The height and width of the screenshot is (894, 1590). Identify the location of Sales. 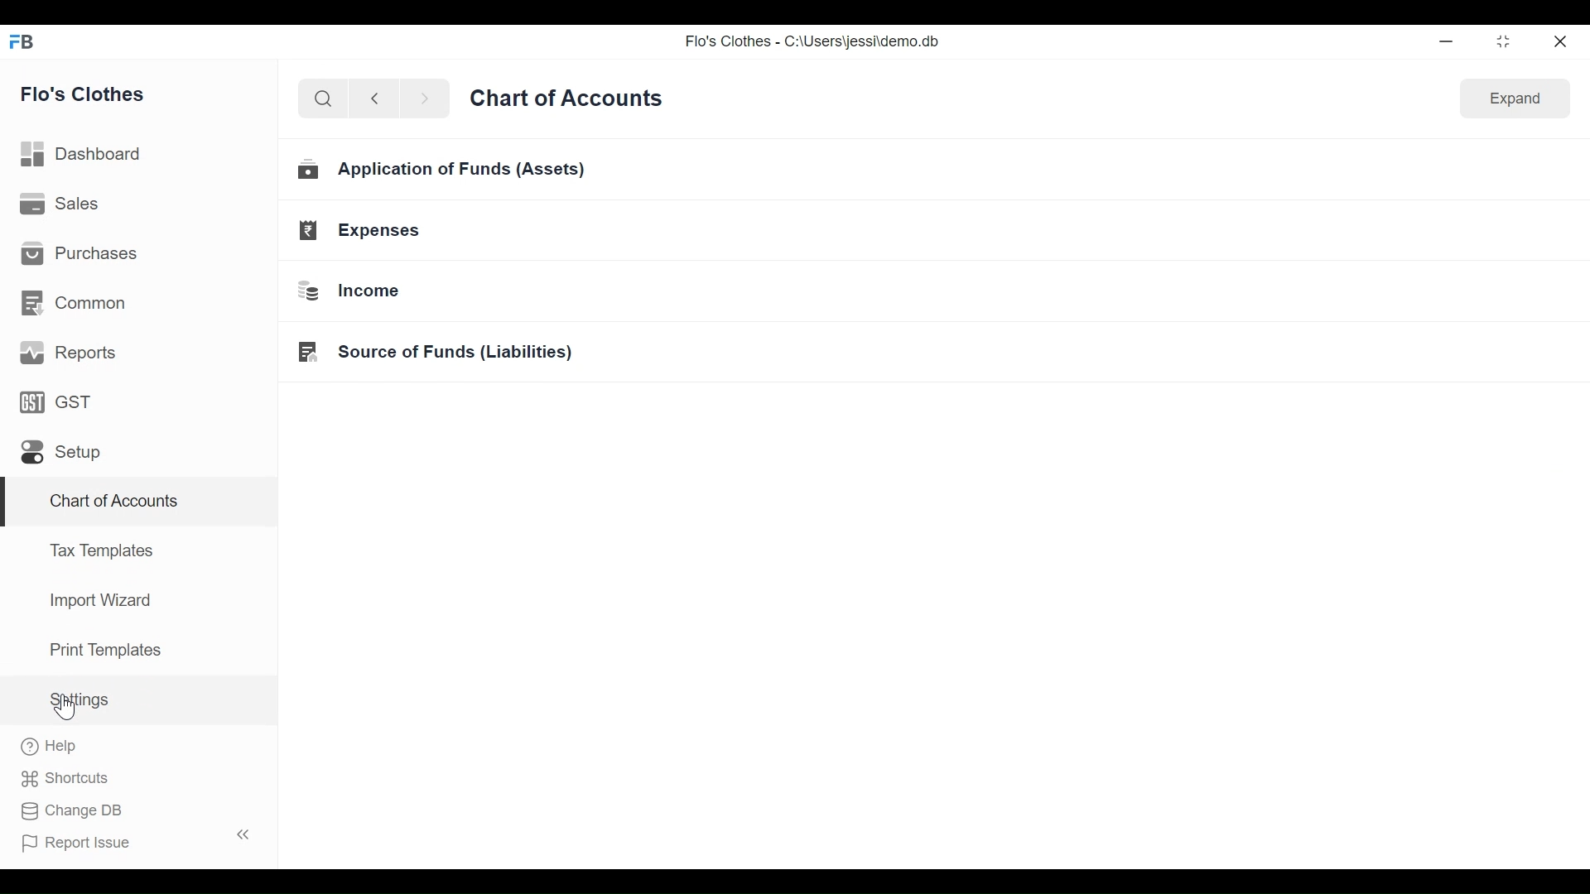
(60, 204).